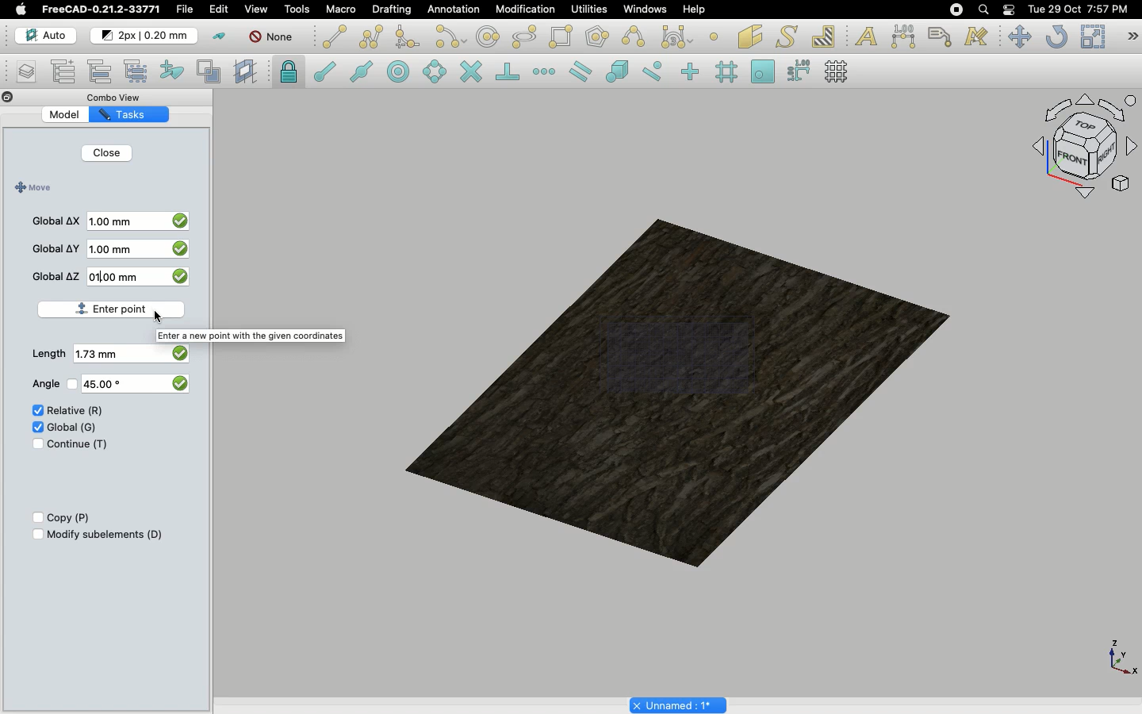  What do you see at coordinates (472, 73) in the screenshot?
I see `Snap intersection` at bounding box center [472, 73].